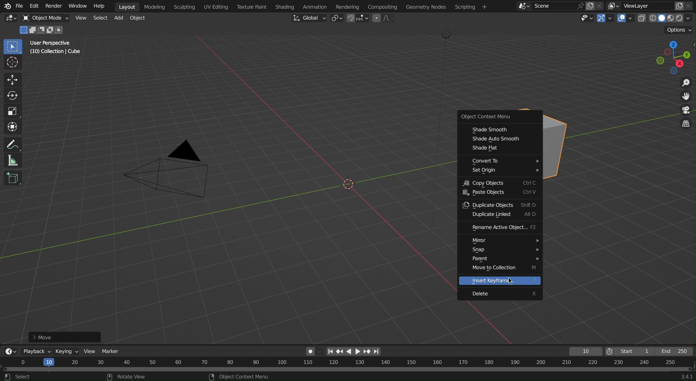  I want to click on Shade Smooth, so click(498, 130).